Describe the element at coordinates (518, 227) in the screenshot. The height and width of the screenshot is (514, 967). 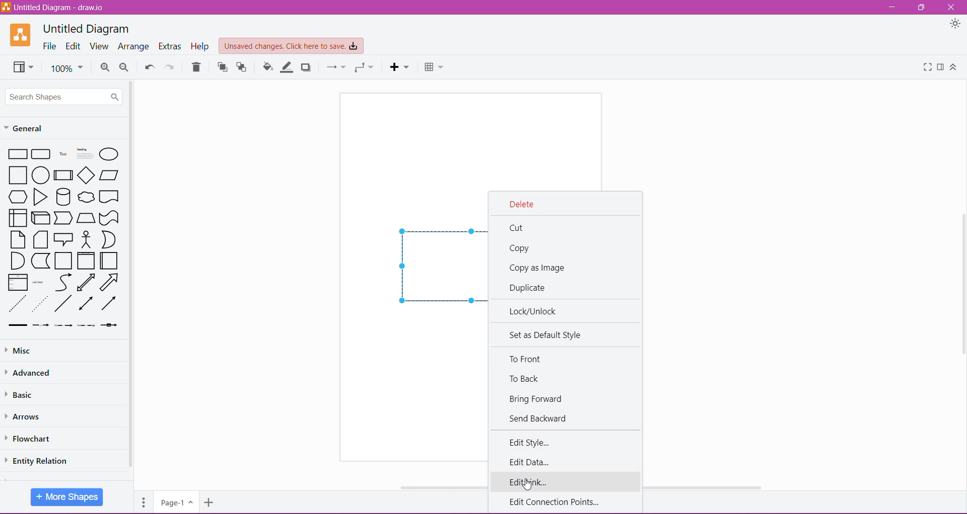
I see `Cut` at that location.